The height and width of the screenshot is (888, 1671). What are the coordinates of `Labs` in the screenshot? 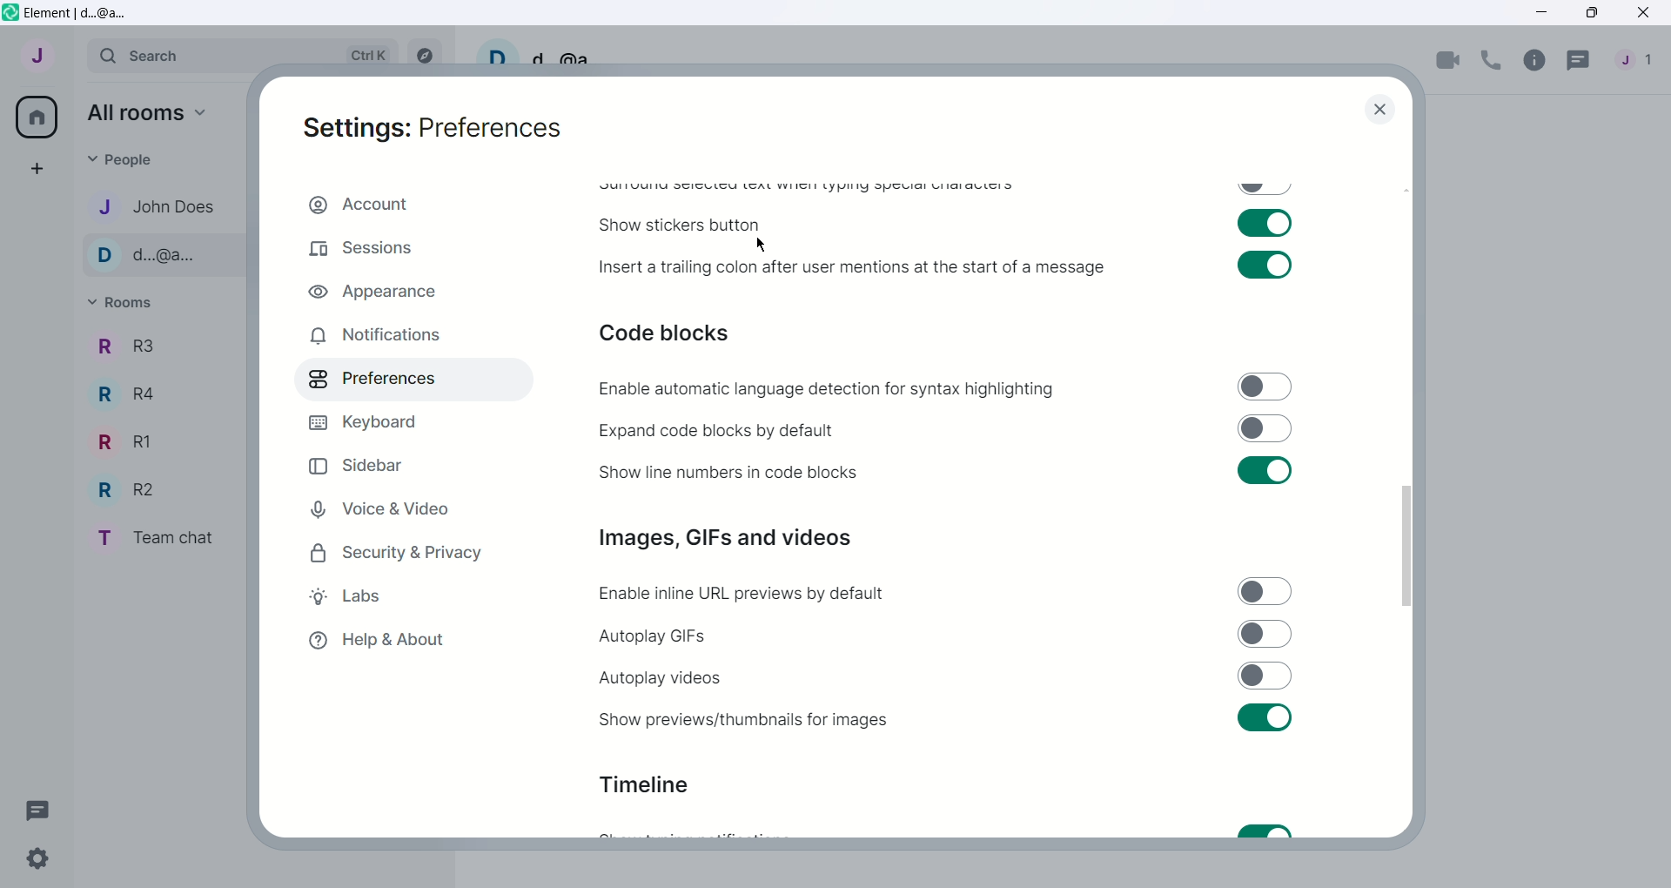 It's located at (398, 596).